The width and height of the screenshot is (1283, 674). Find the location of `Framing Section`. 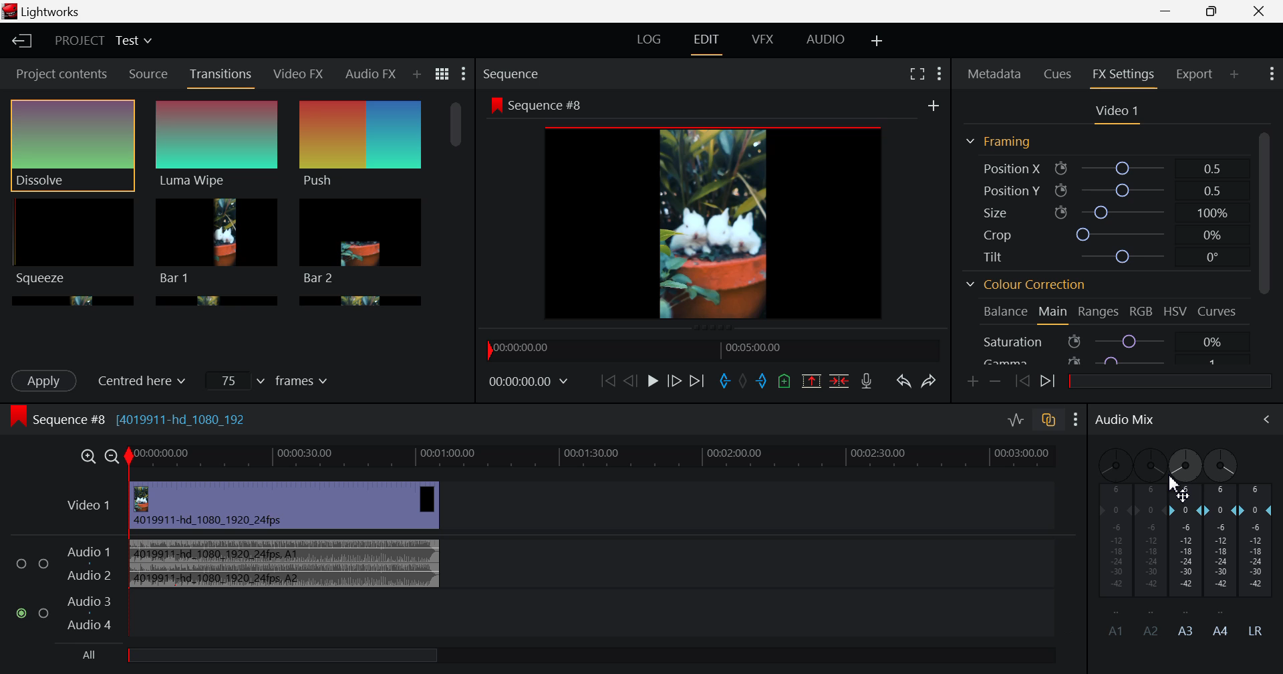

Framing Section is located at coordinates (1001, 142).